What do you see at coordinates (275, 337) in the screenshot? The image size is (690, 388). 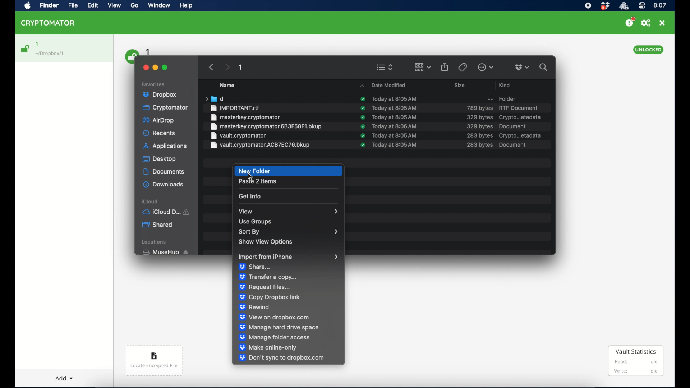 I see `manage folder access` at bounding box center [275, 337].